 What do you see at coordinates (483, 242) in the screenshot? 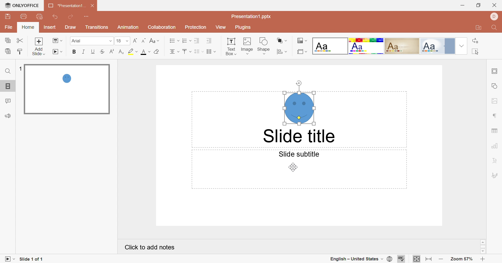
I see `Scroll Up` at bounding box center [483, 242].